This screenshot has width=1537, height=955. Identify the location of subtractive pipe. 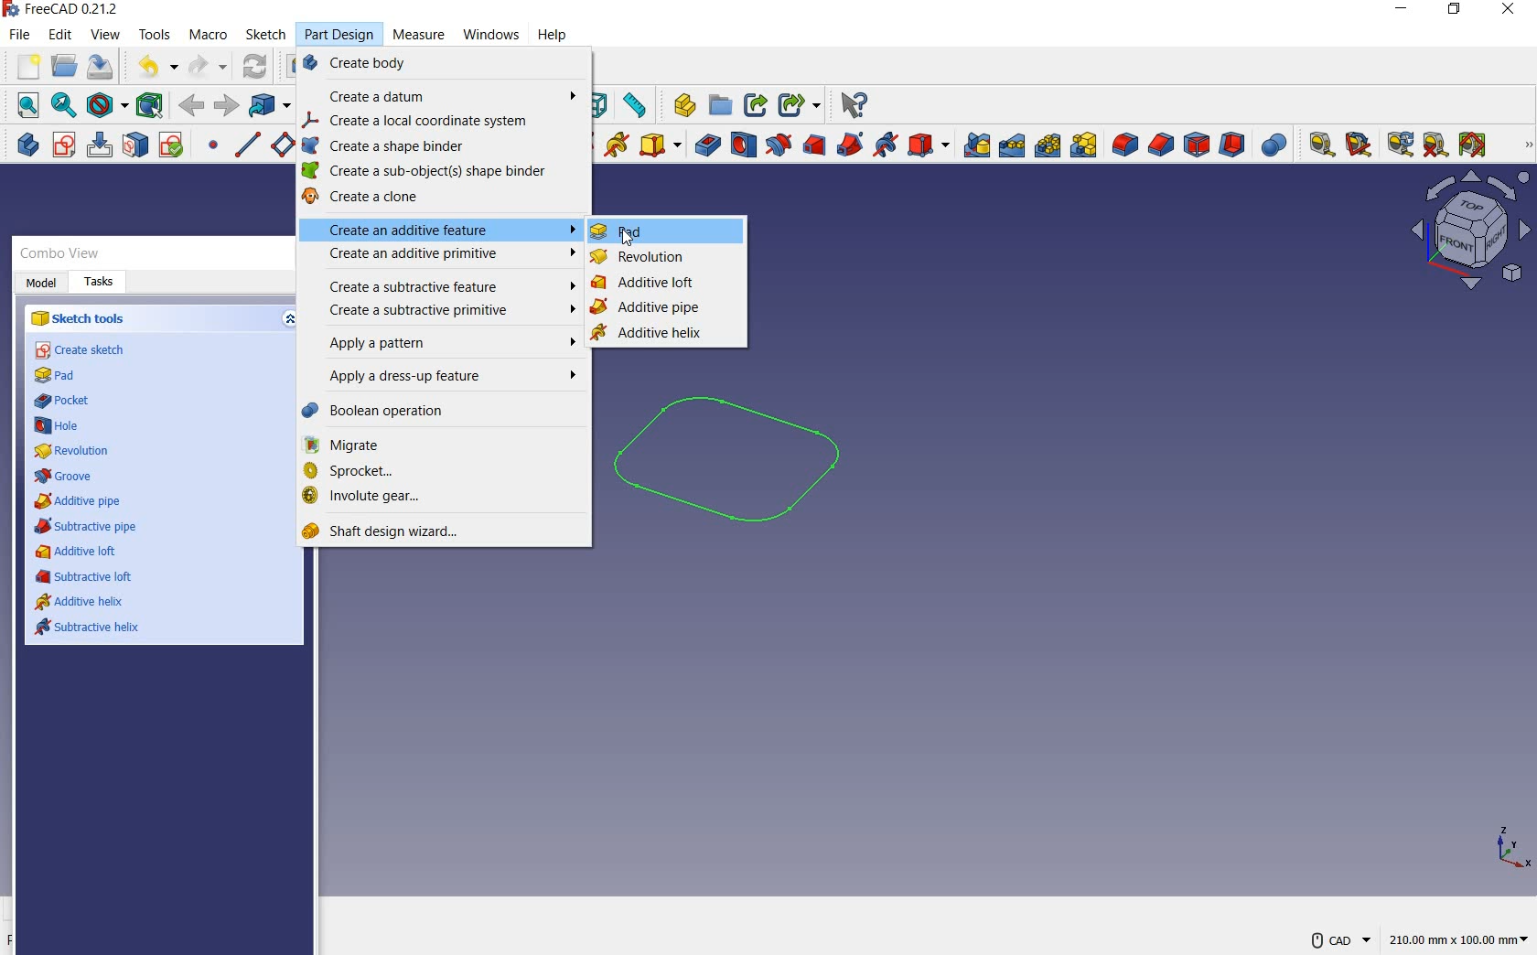
(86, 526).